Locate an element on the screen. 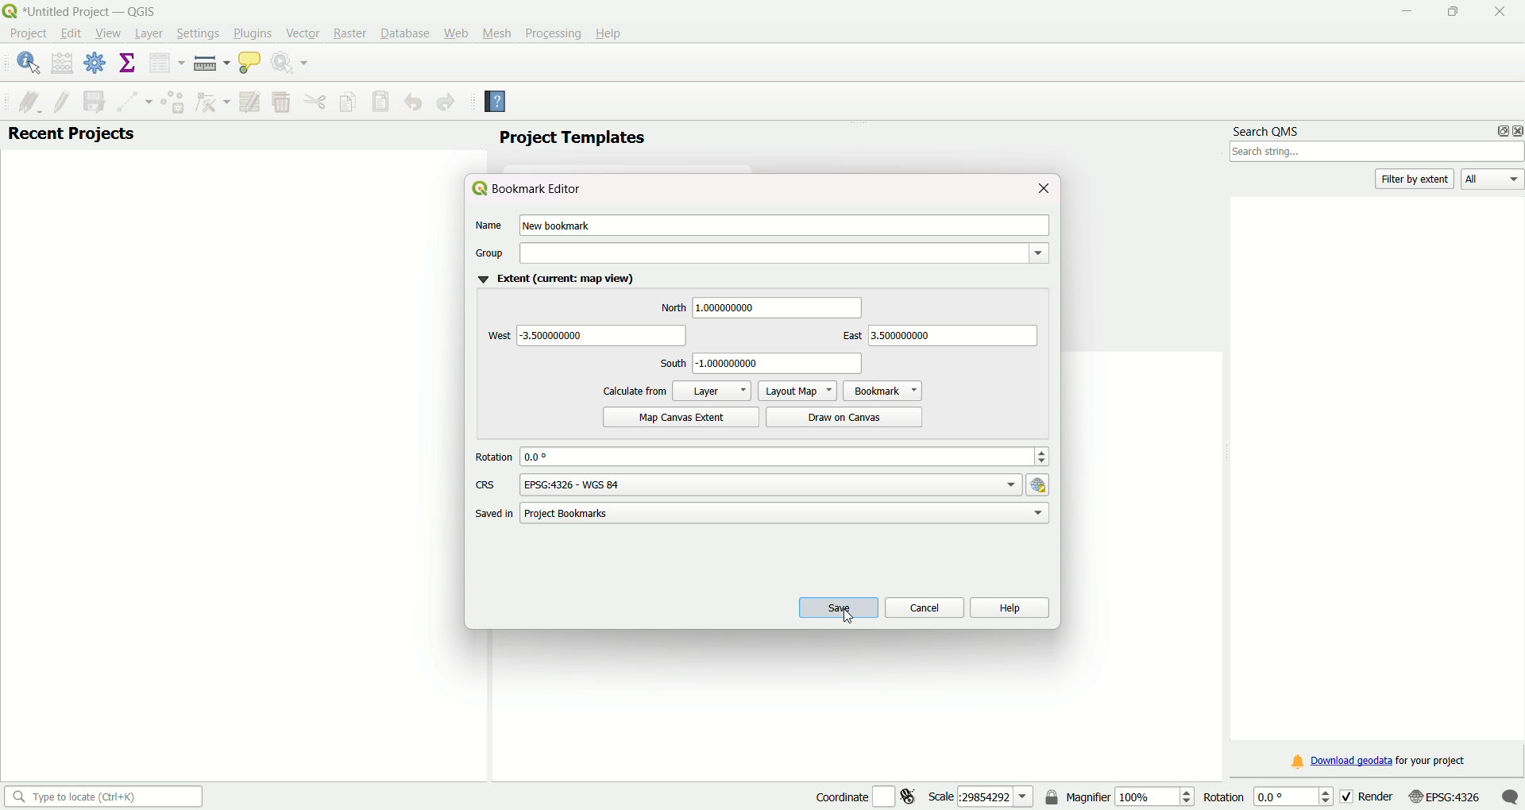  cut feature is located at coordinates (316, 102).